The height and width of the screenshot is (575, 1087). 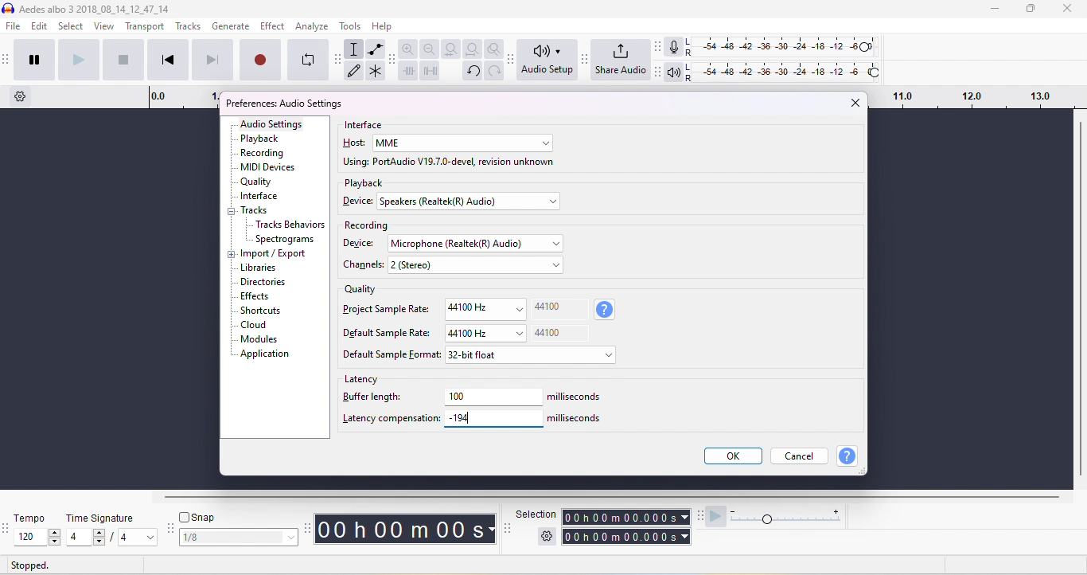 What do you see at coordinates (801, 455) in the screenshot?
I see `cancel` at bounding box center [801, 455].